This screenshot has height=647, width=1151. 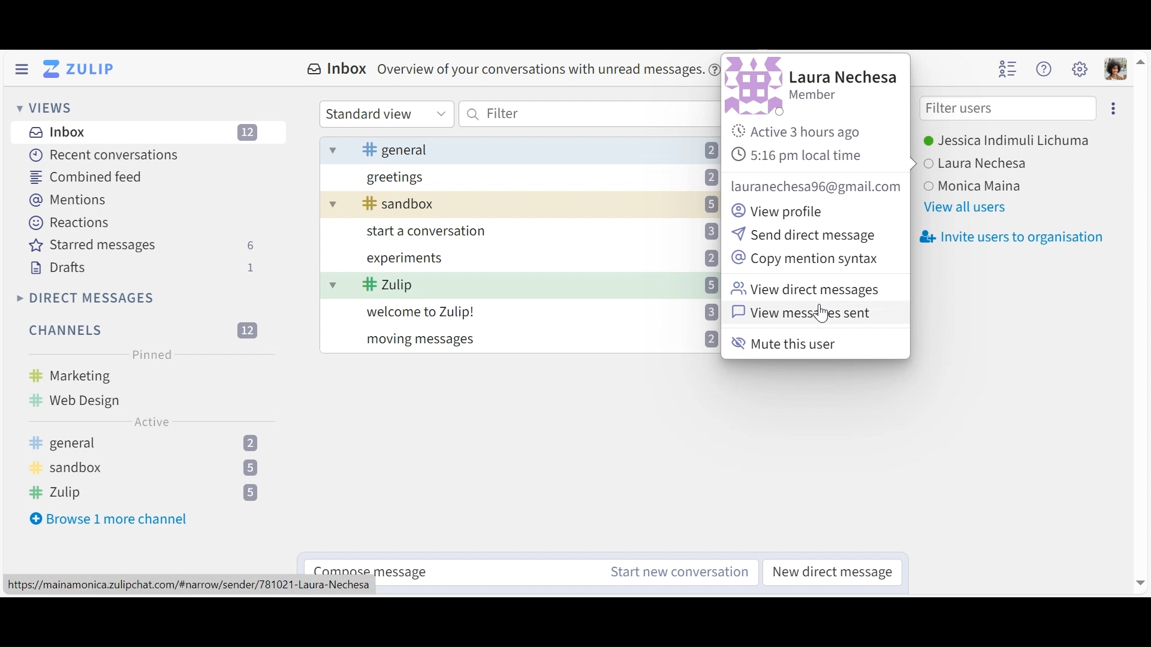 What do you see at coordinates (980, 162) in the screenshot?
I see `user 2` at bounding box center [980, 162].